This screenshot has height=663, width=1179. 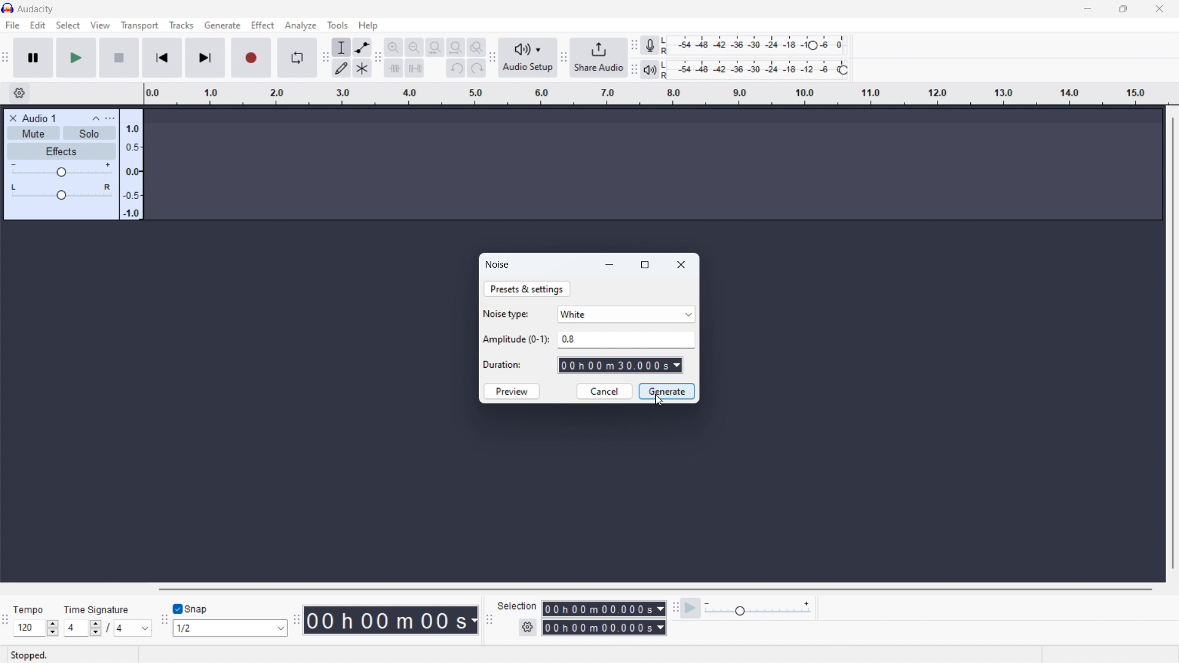 I want to click on toggle snap, so click(x=192, y=608).